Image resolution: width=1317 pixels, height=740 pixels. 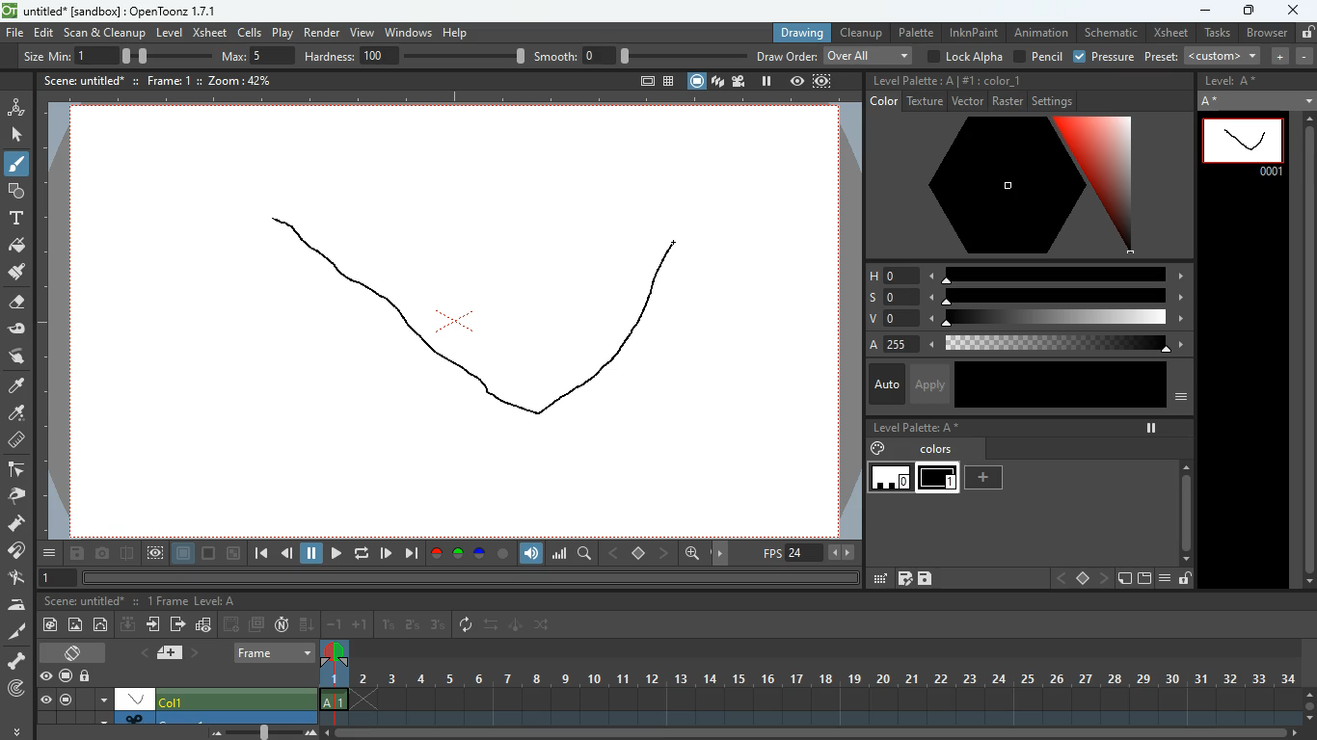 I want to click on iron, so click(x=16, y=604).